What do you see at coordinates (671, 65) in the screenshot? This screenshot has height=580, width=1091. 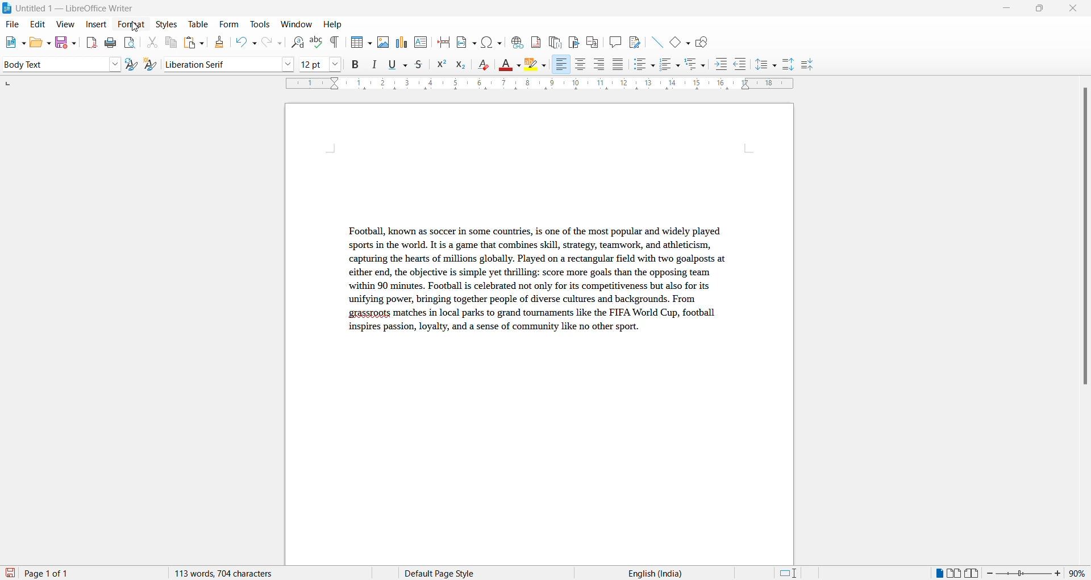 I see `toggle ordered list` at bounding box center [671, 65].